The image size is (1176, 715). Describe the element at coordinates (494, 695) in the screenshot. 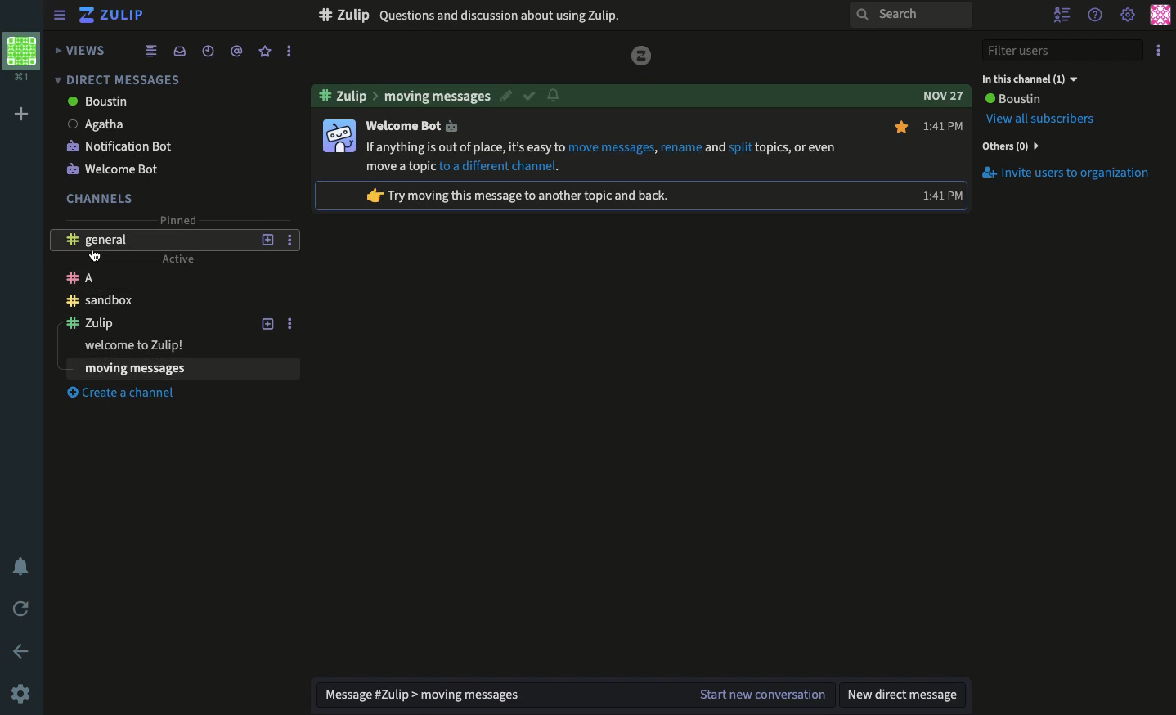

I see `Message` at that location.